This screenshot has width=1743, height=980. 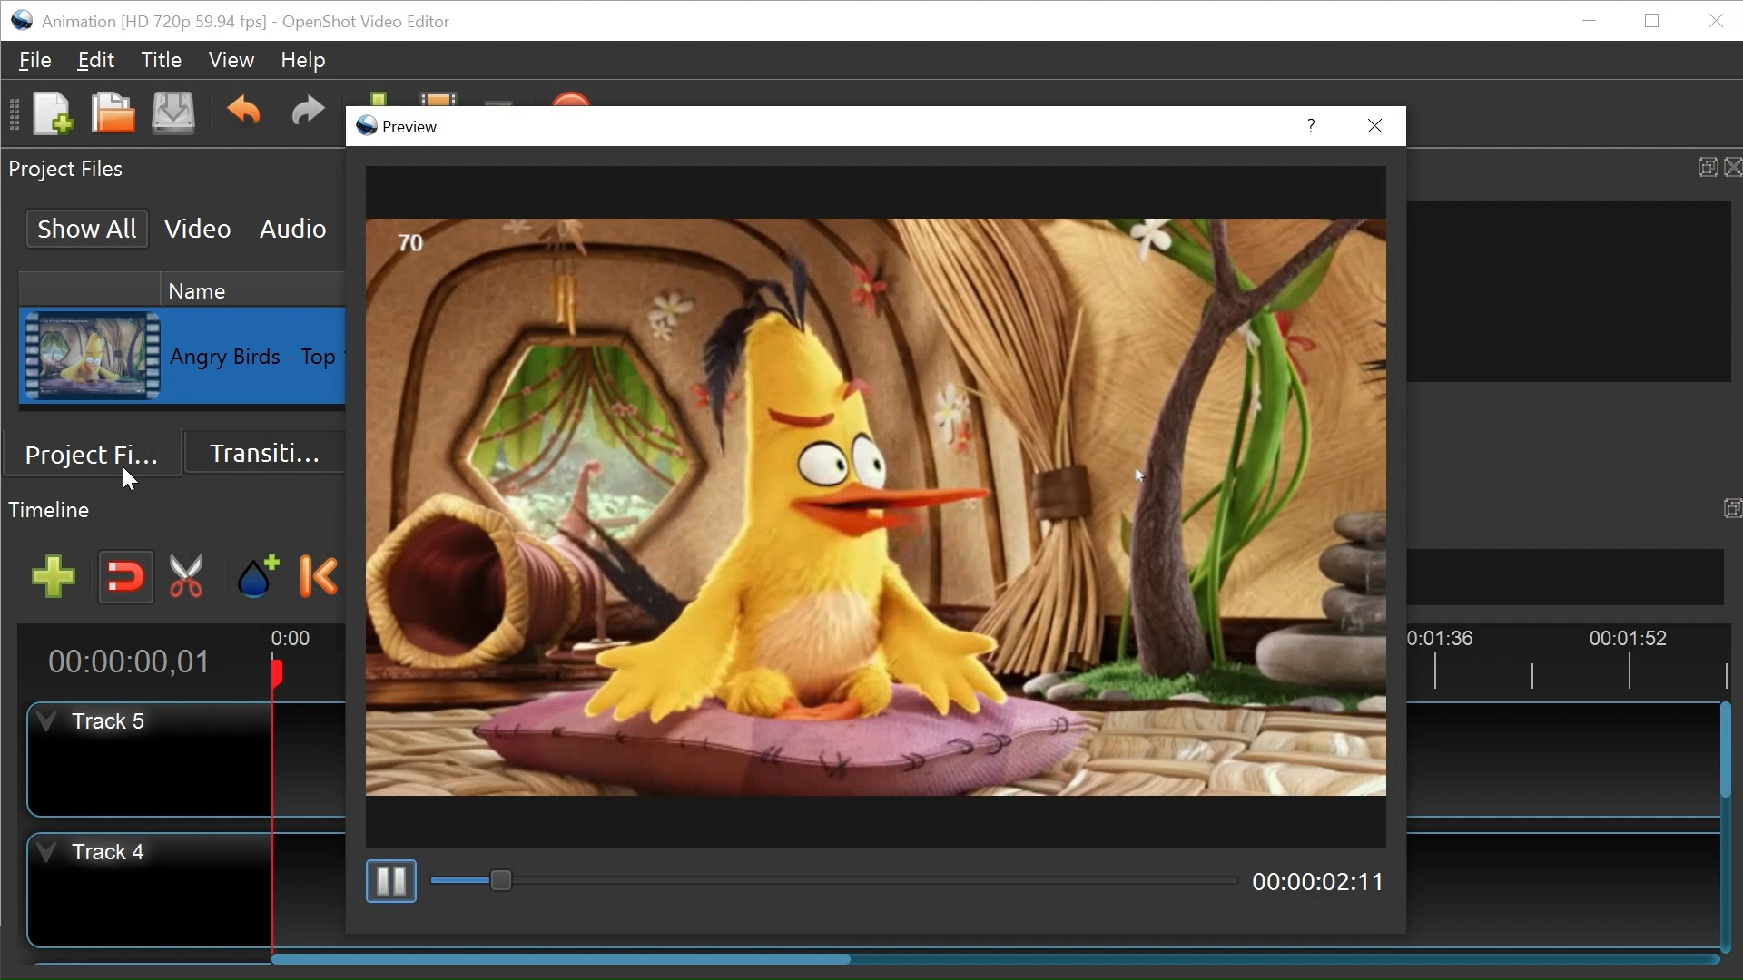 I want to click on Current Position, so click(x=129, y=662).